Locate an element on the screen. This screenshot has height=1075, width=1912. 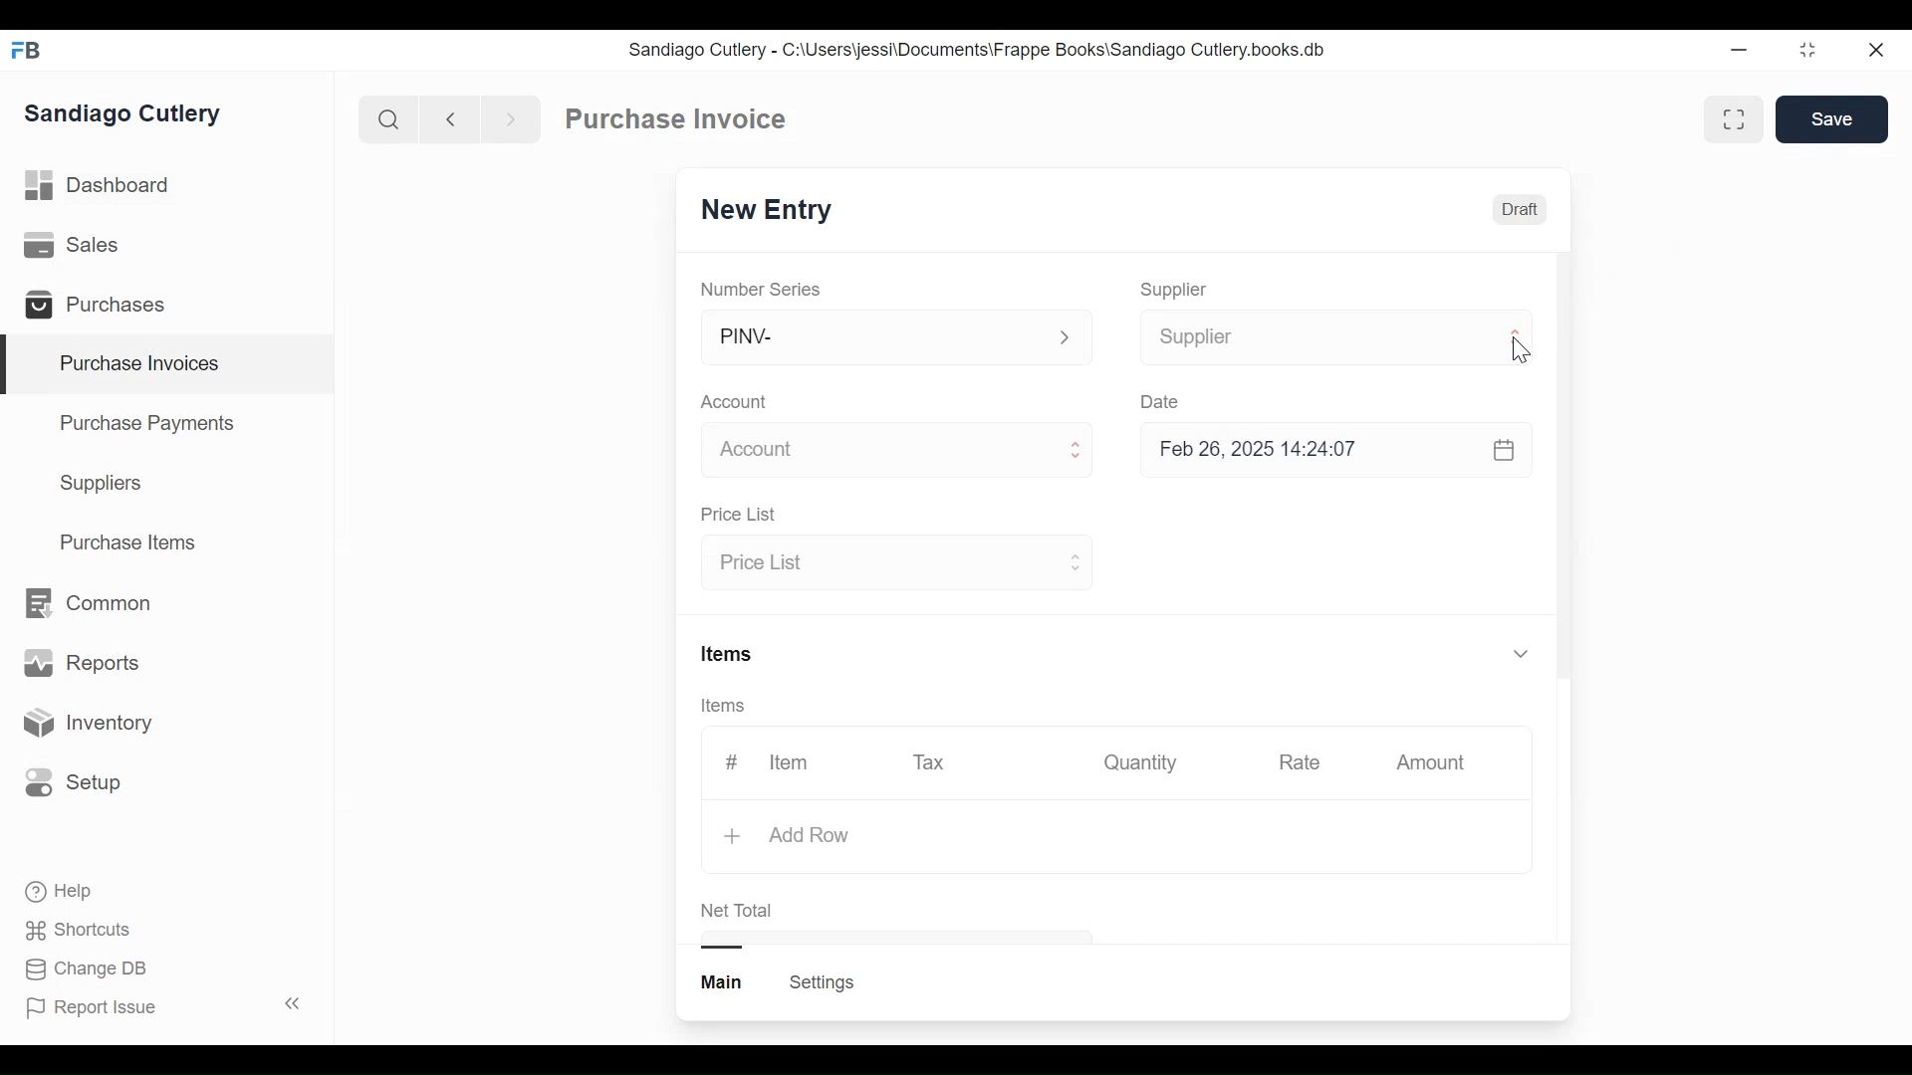
Minimize is located at coordinates (1735, 51).